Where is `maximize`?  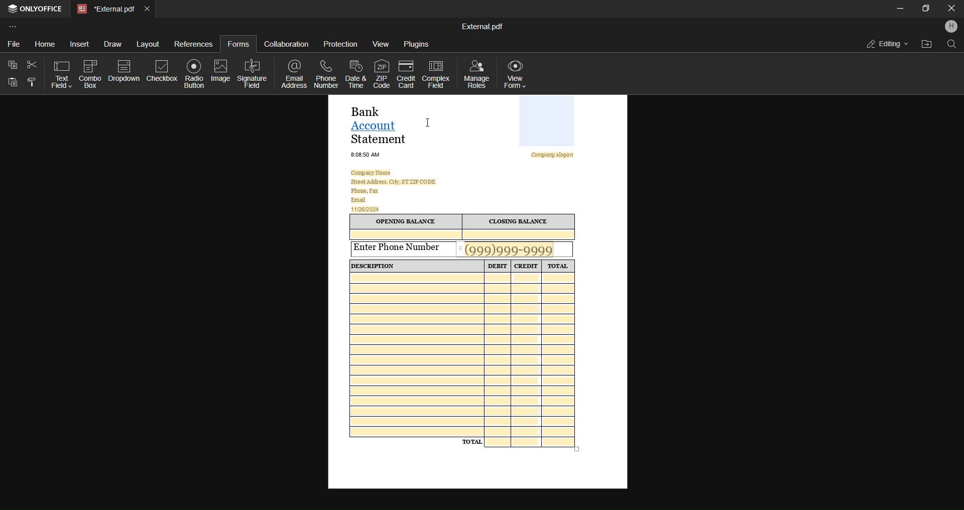 maximize is located at coordinates (923, 10).